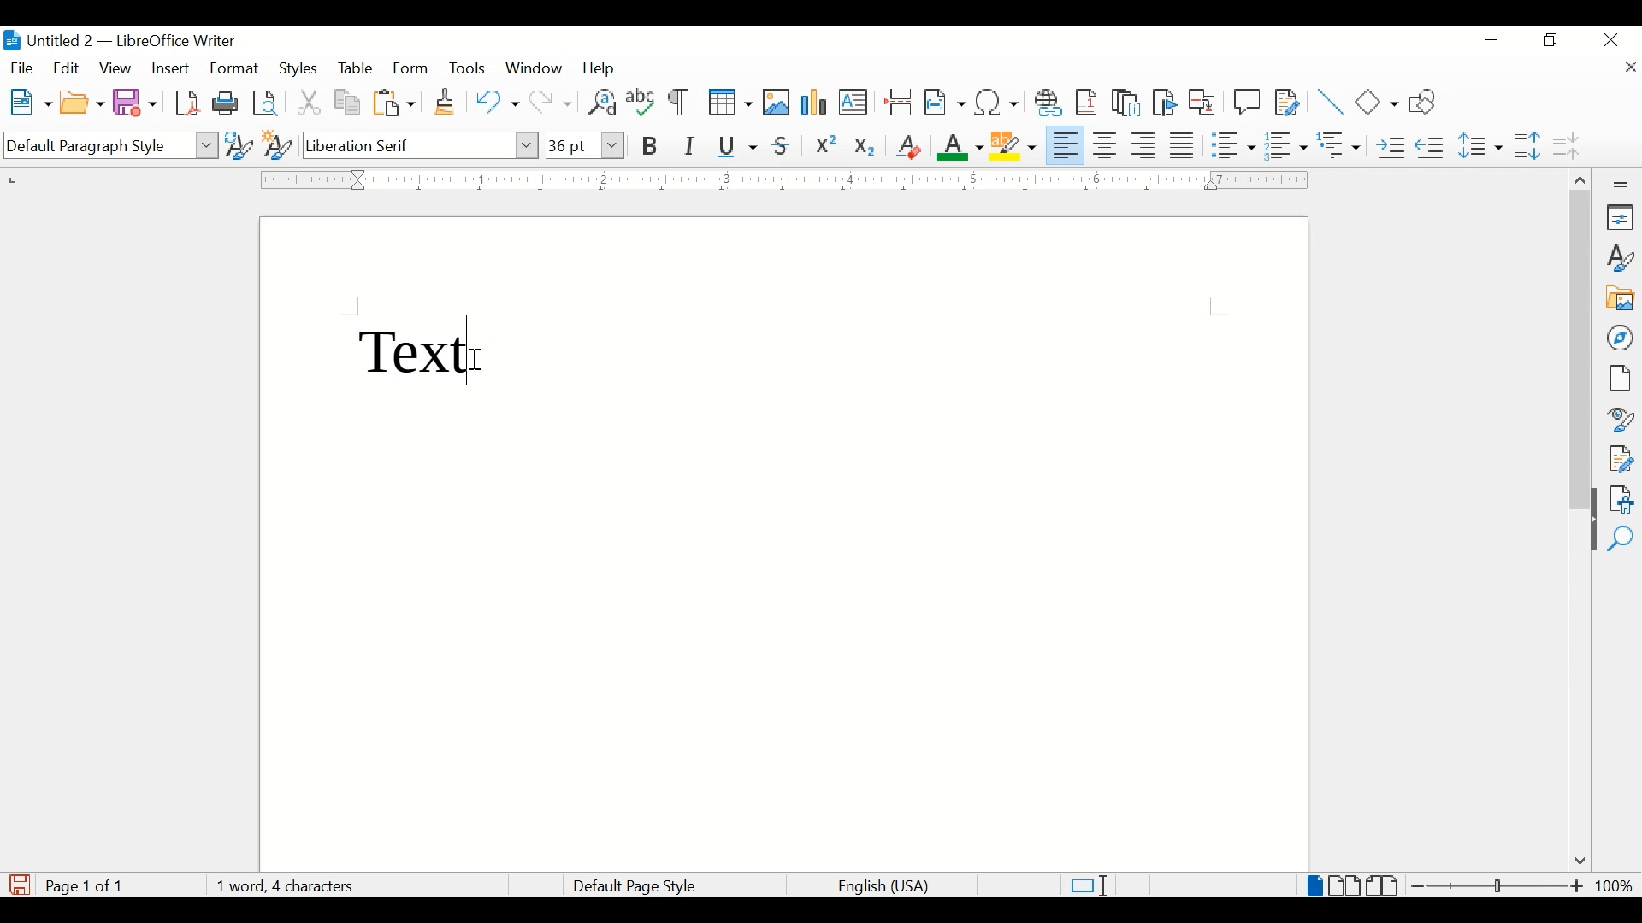 The image size is (1642, 923). I want to click on font name, so click(422, 144).